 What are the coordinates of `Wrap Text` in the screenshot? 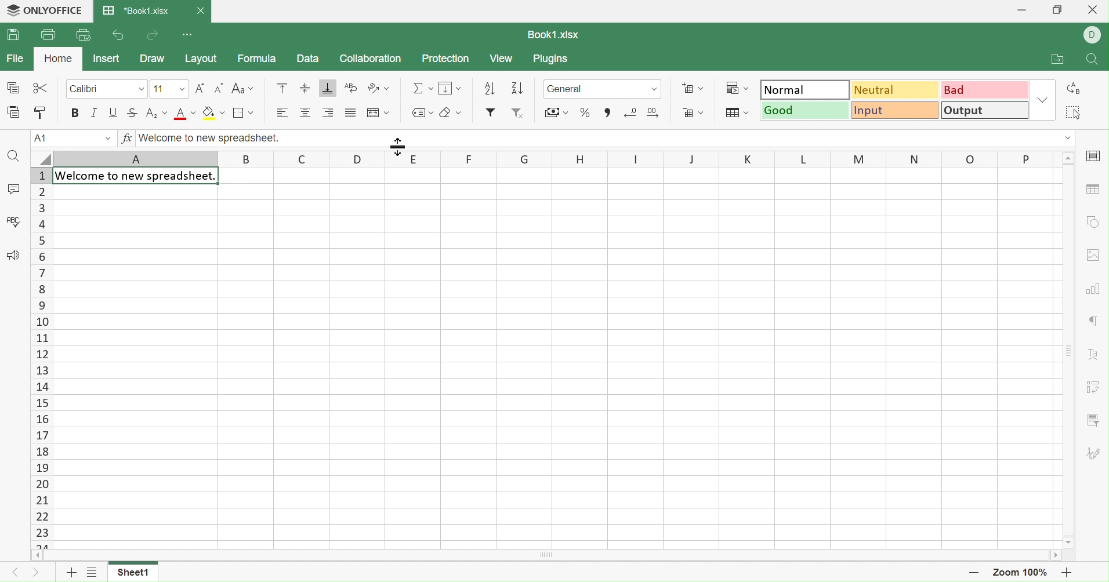 It's located at (351, 88).